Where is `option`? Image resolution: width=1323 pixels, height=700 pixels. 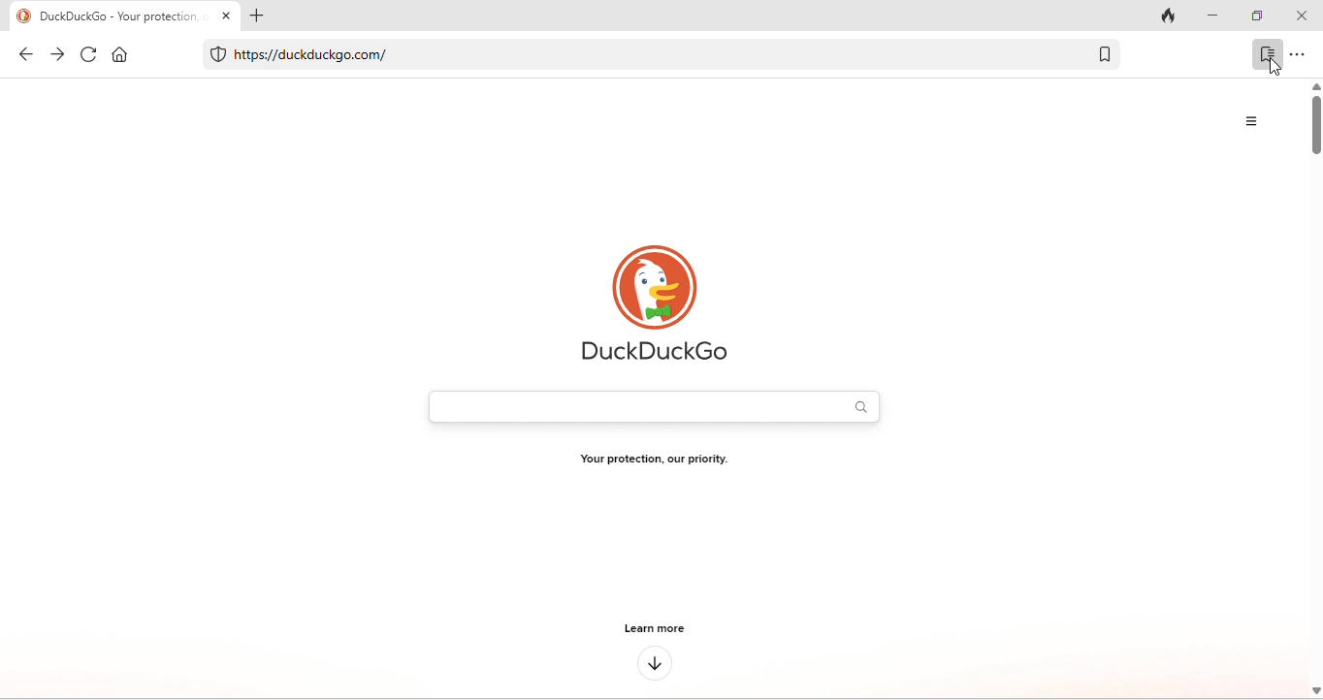 option is located at coordinates (1299, 54).